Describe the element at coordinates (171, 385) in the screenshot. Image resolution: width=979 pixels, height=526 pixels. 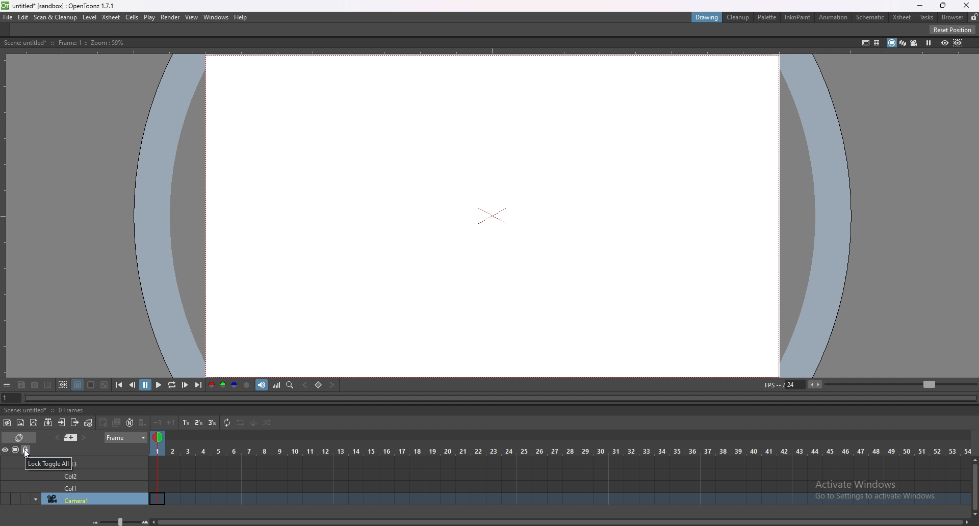
I see `loop` at that location.